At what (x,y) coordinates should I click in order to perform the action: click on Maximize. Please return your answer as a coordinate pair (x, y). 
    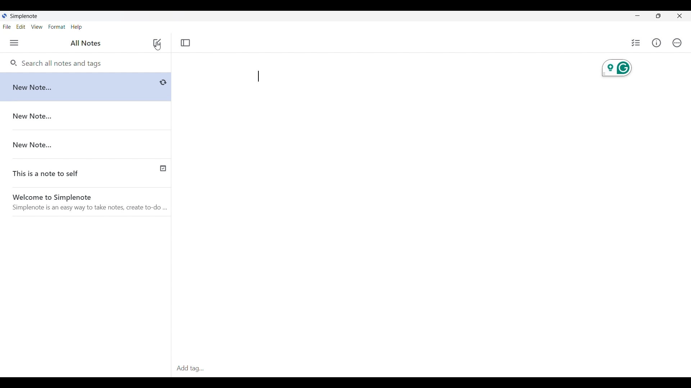
    Looking at the image, I should click on (658, 16).